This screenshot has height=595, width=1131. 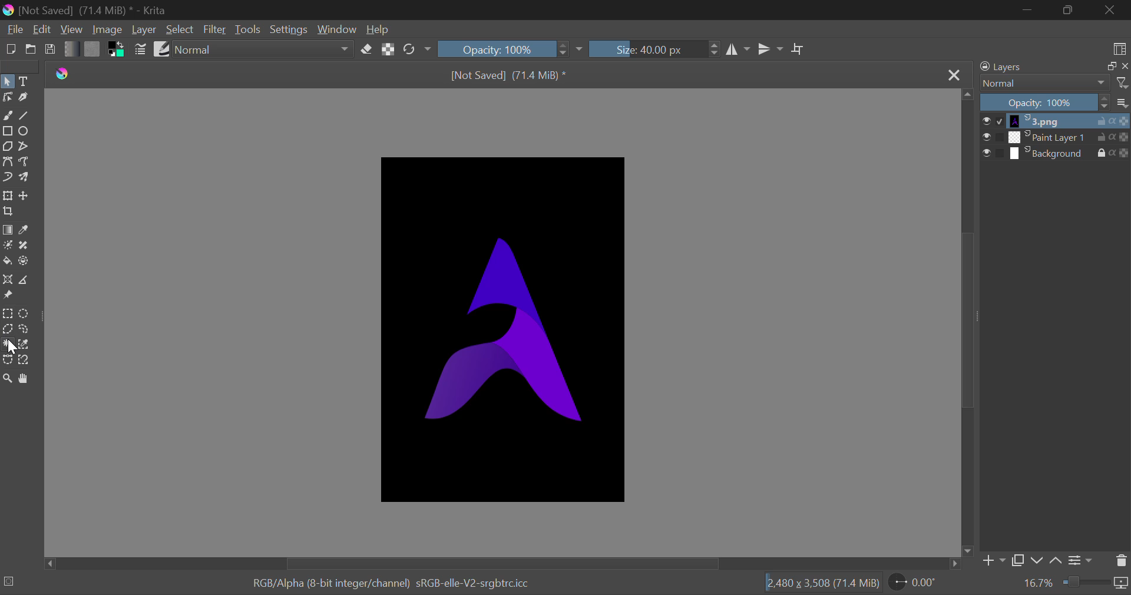 What do you see at coordinates (72, 29) in the screenshot?
I see `View` at bounding box center [72, 29].